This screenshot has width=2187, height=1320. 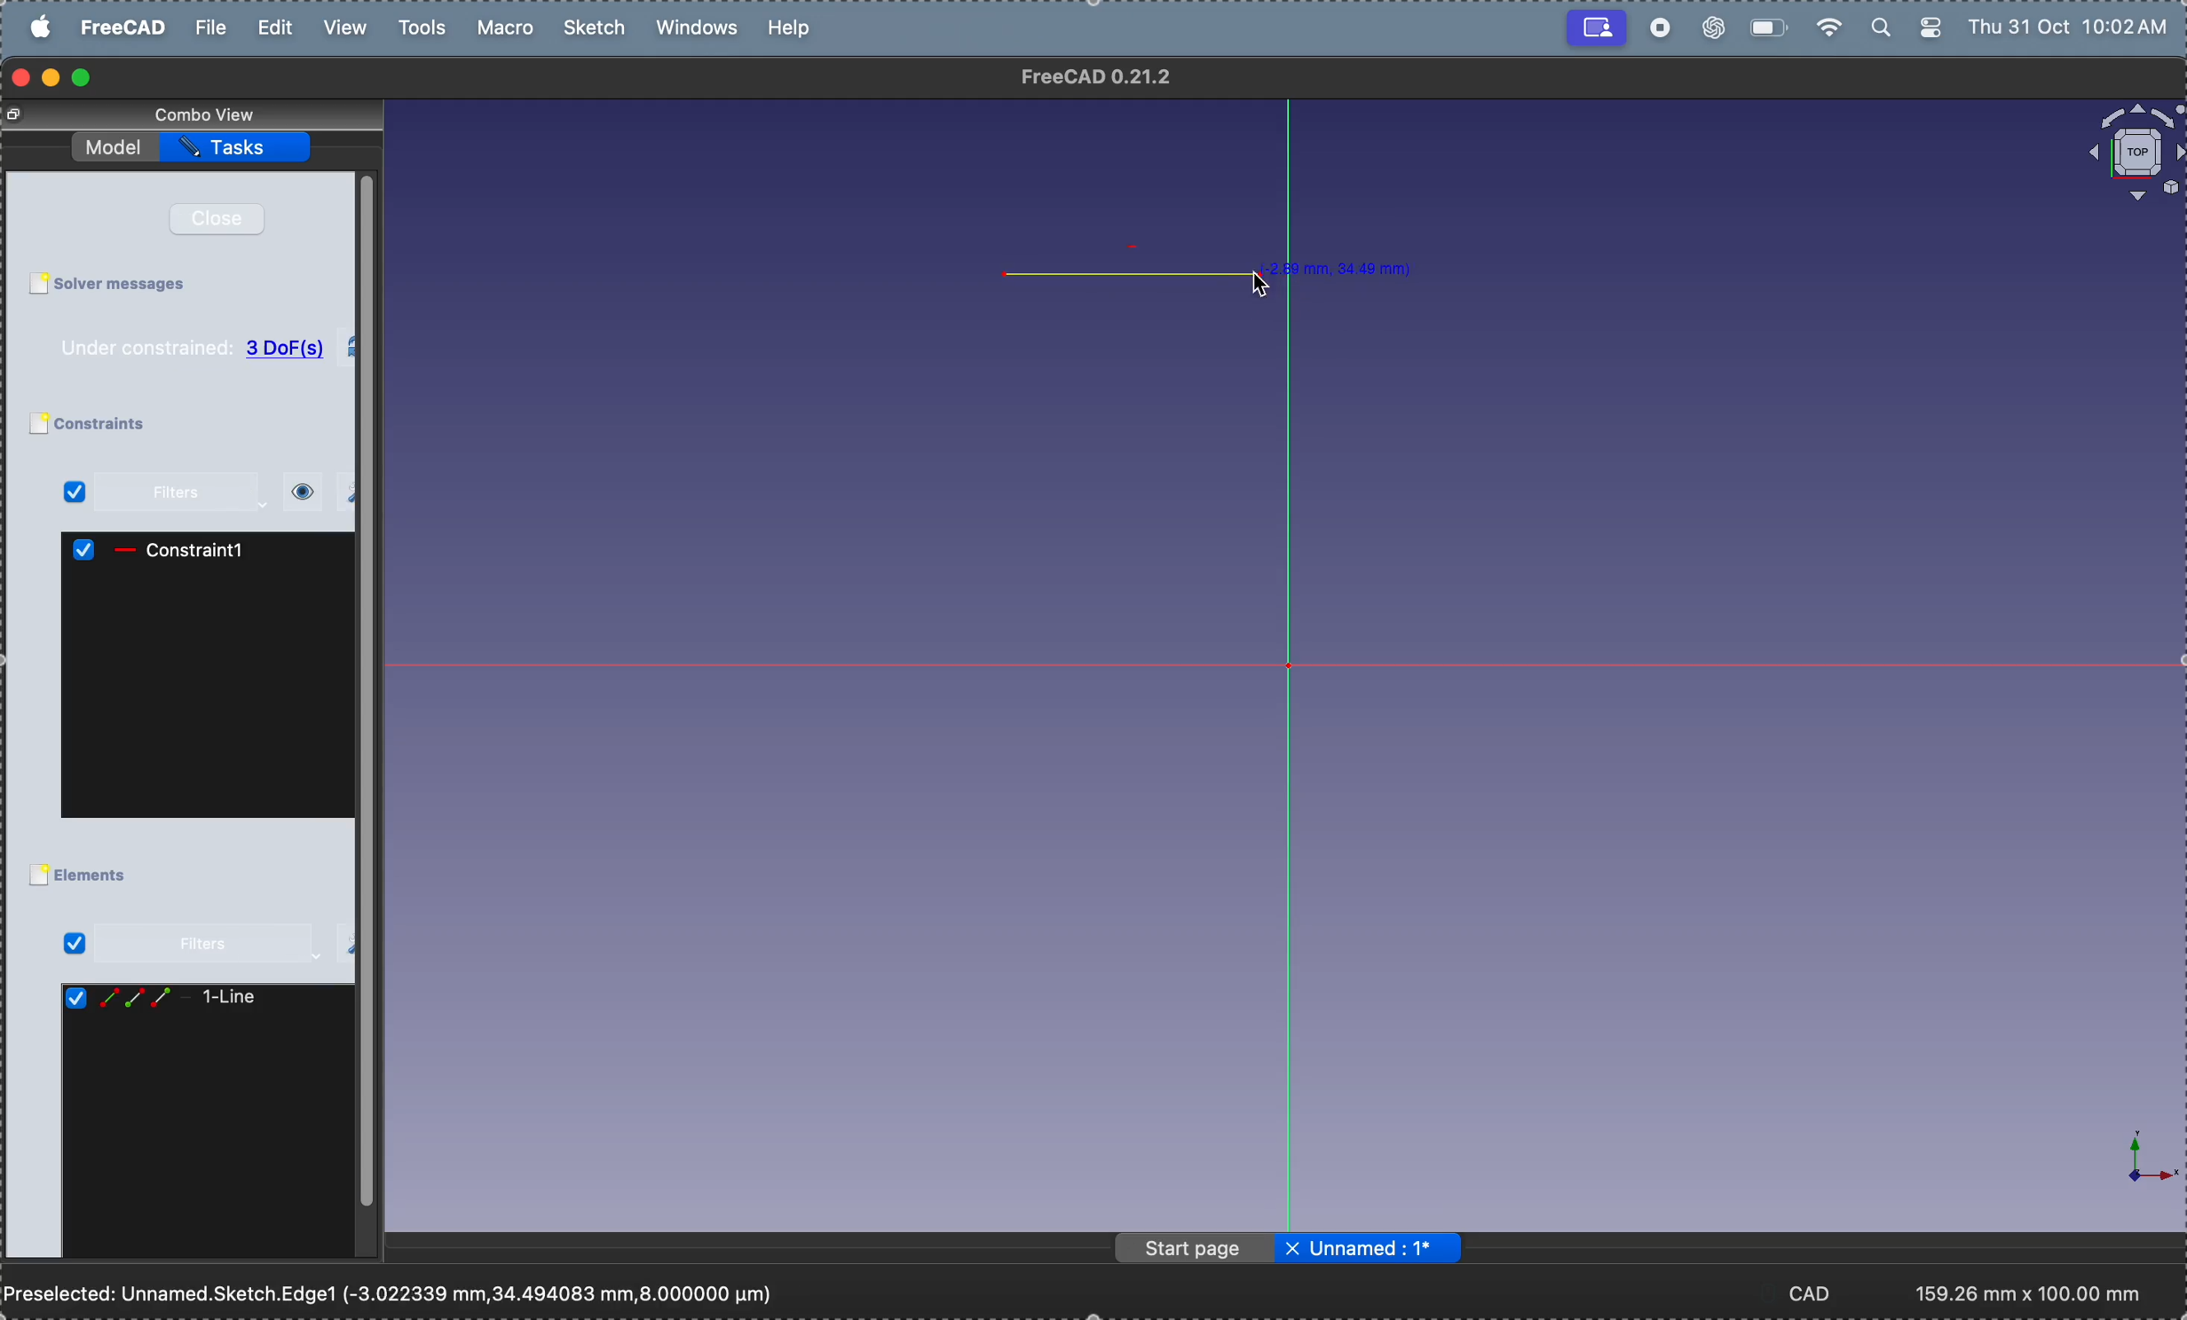 I want to click on CAD, so click(x=1821, y=1292).